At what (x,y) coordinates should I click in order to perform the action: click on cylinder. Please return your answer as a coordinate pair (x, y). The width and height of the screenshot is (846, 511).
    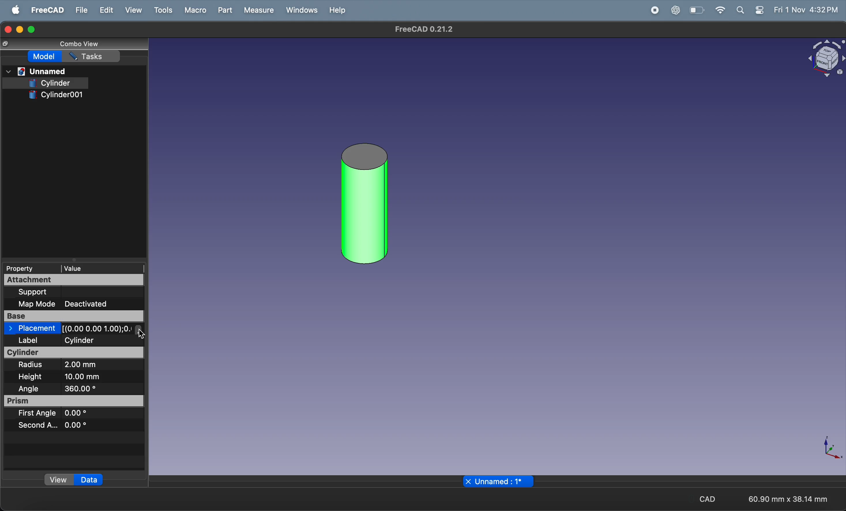
    Looking at the image, I should click on (49, 83).